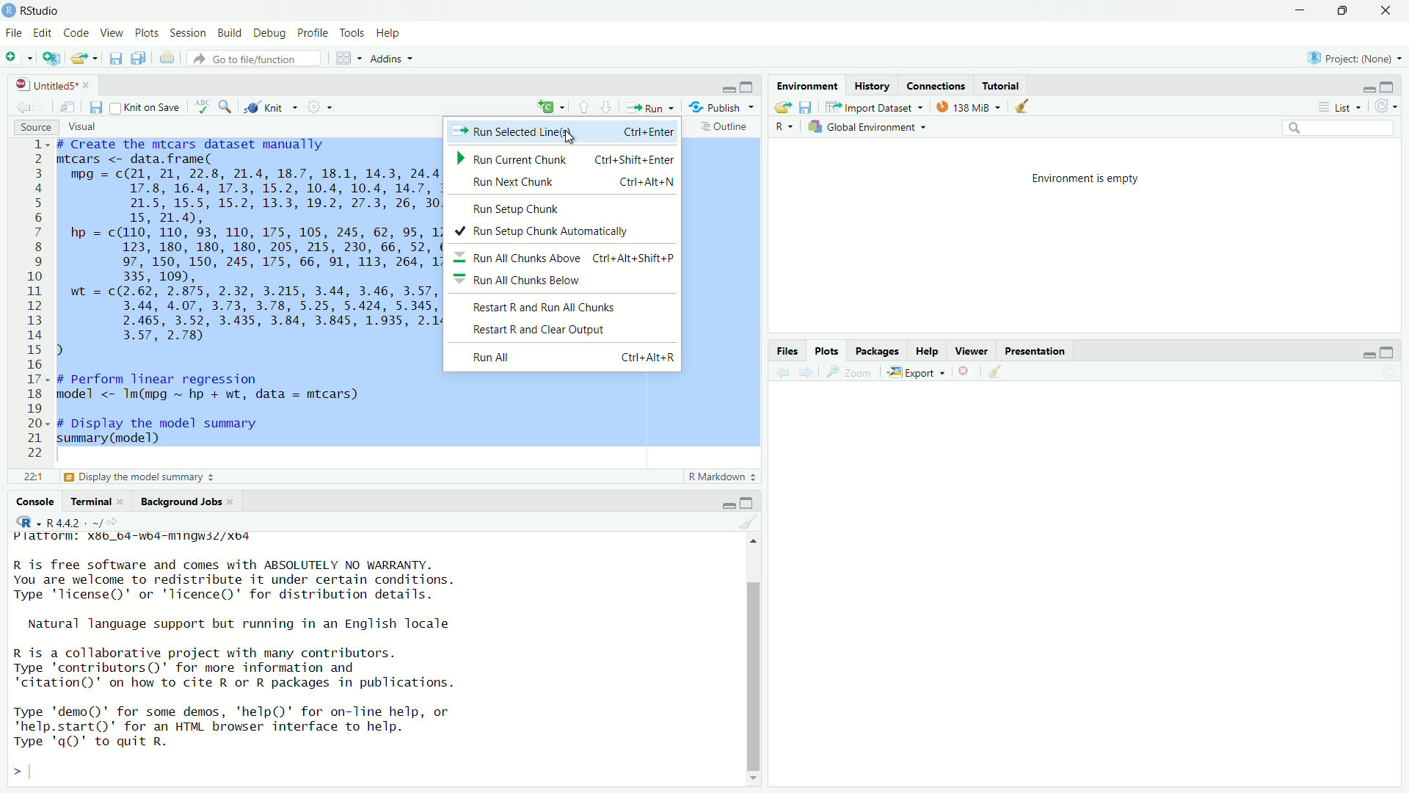  What do you see at coordinates (1388, 106) in the screenshot?
I see `refresh` at bounding box center [1388, 106].